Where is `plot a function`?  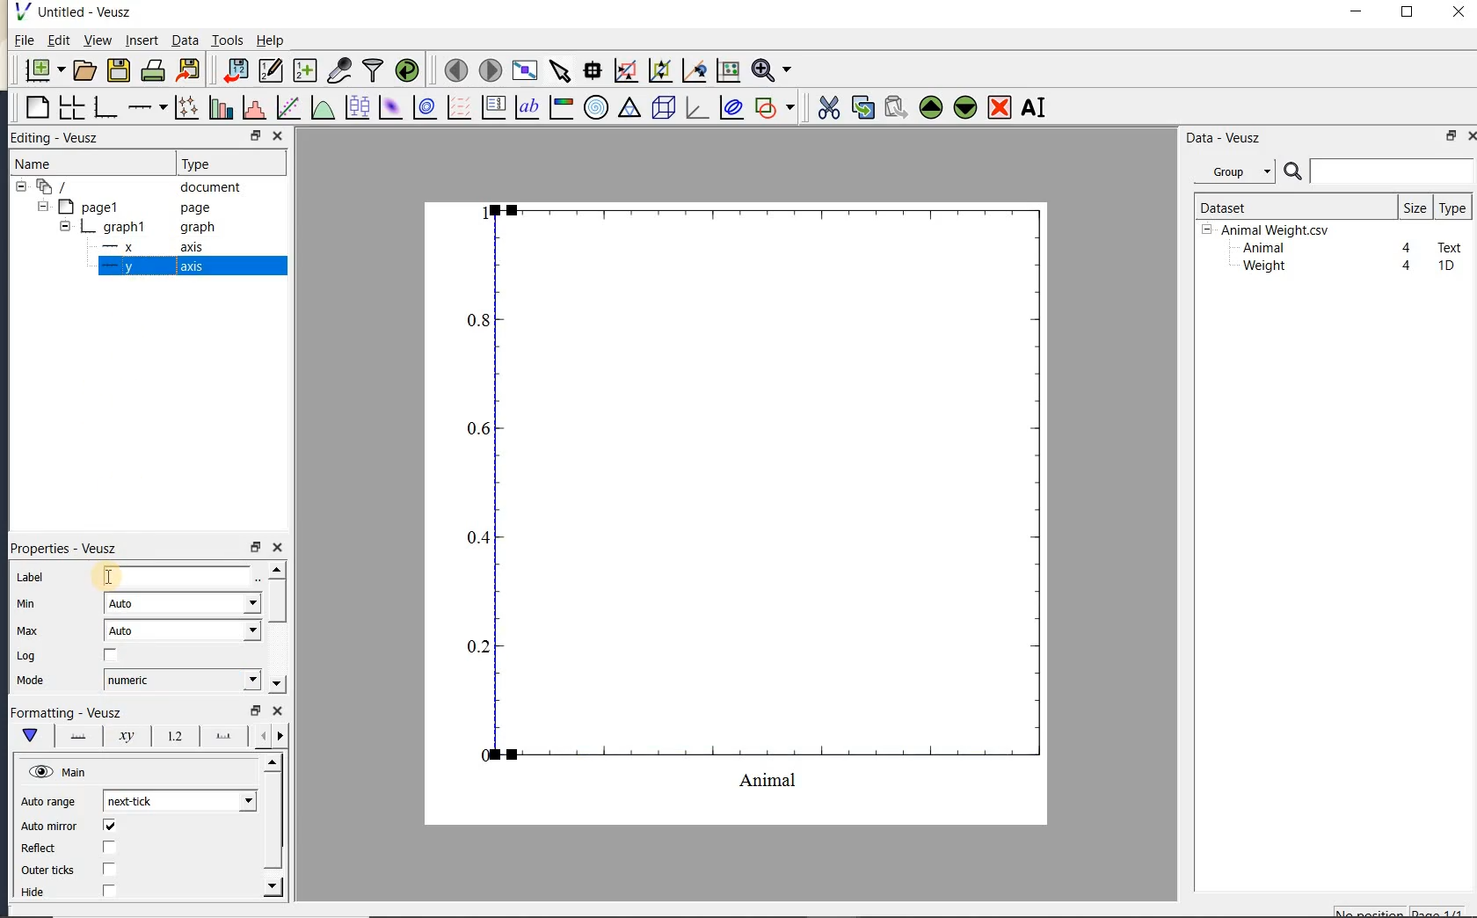
plot a function is located at coordinates (322, 110).